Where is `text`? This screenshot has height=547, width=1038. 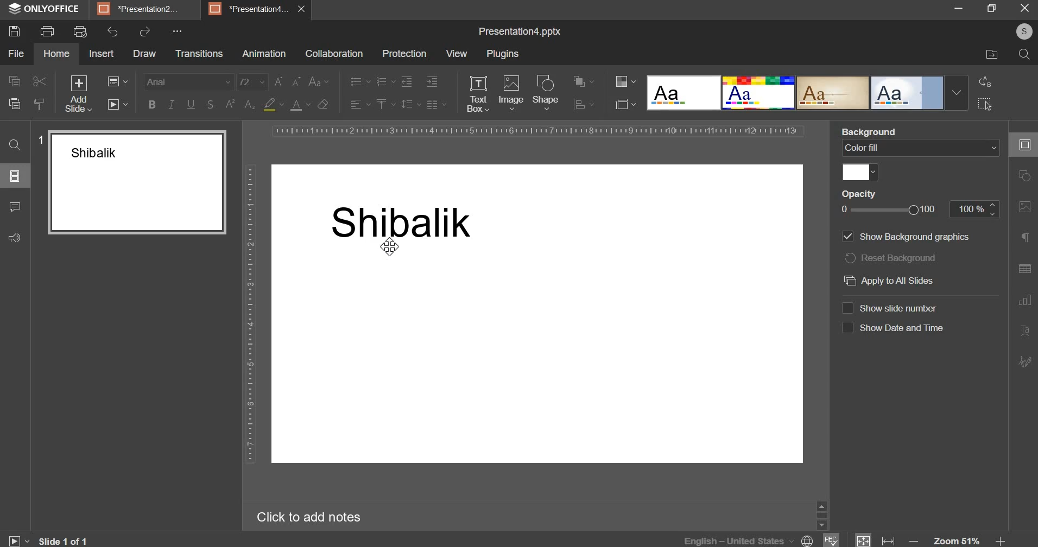
text is located at coordinates (1025, 332).